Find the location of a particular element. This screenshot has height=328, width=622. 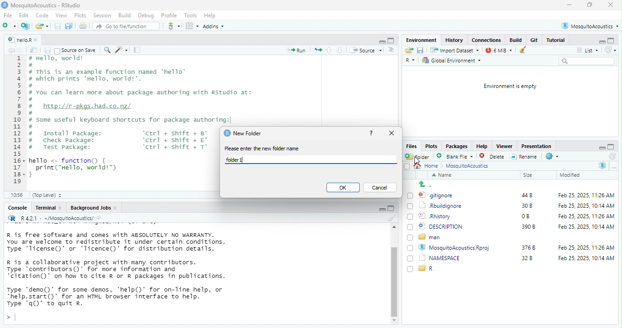

help is located at coordinates (371, 133).